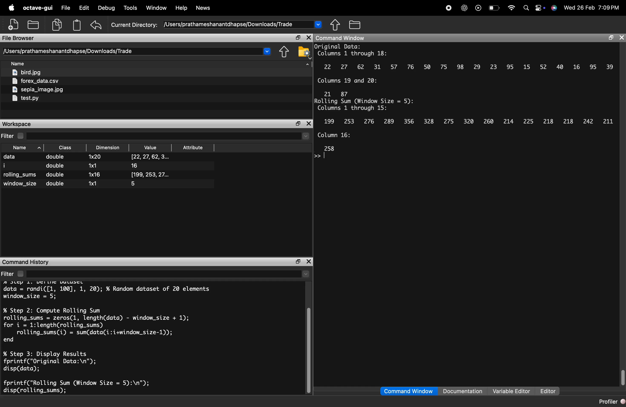 The height and width of the screenshot is (407, 626). I want to click on maximize, so click(612, 38).